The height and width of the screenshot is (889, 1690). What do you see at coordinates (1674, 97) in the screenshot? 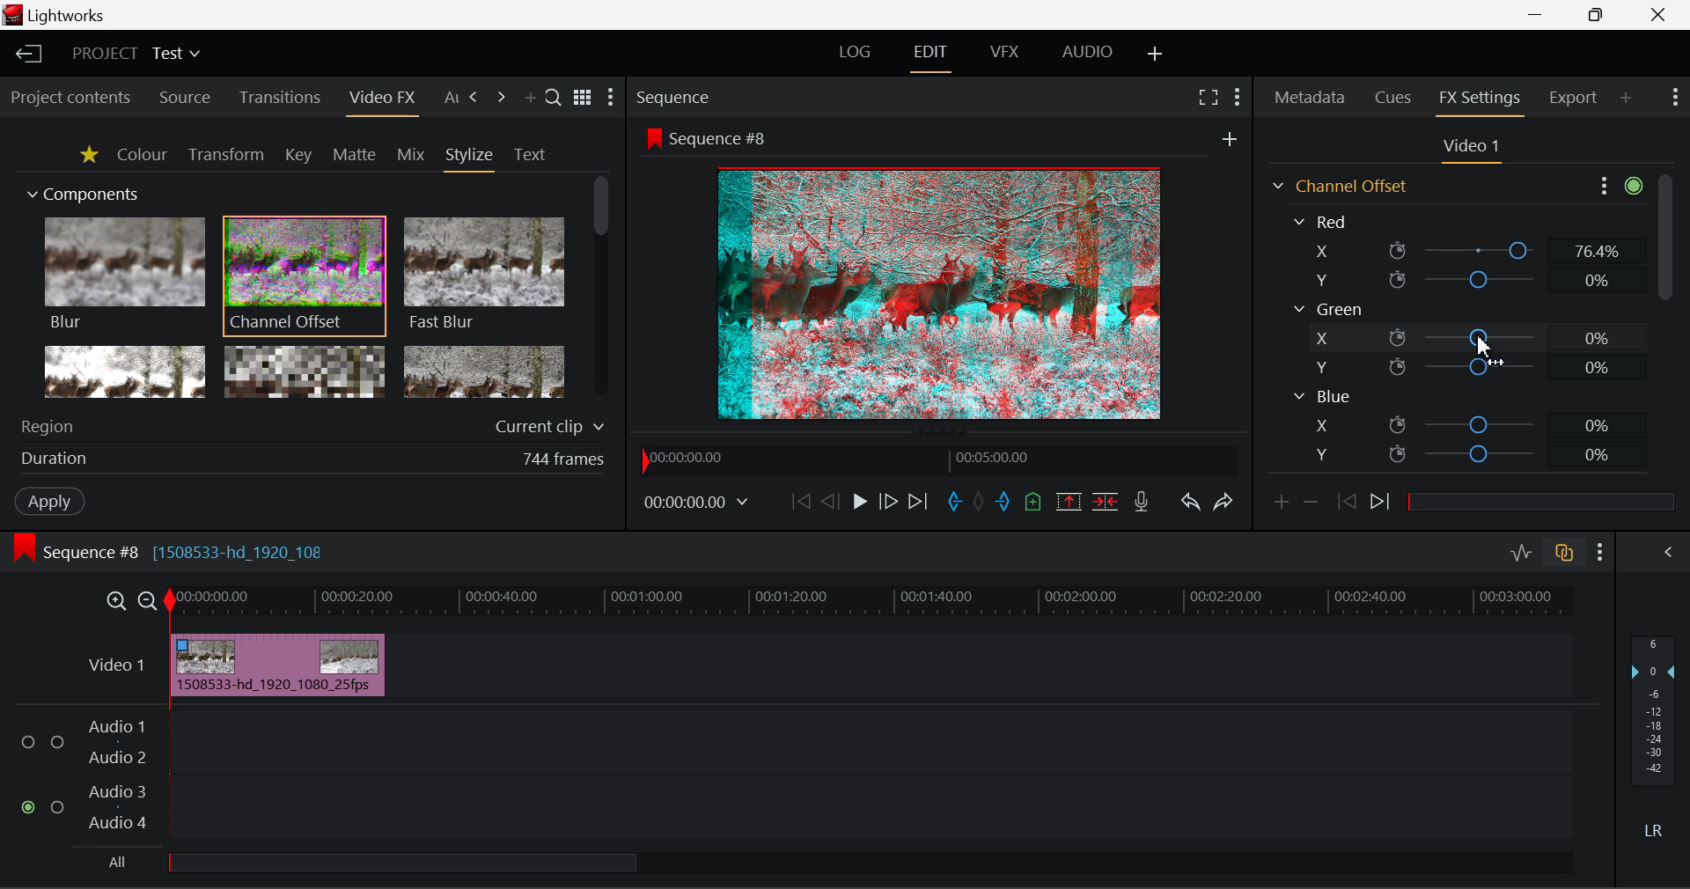
I see `Show Settings` at bounding box center [1674, 97].